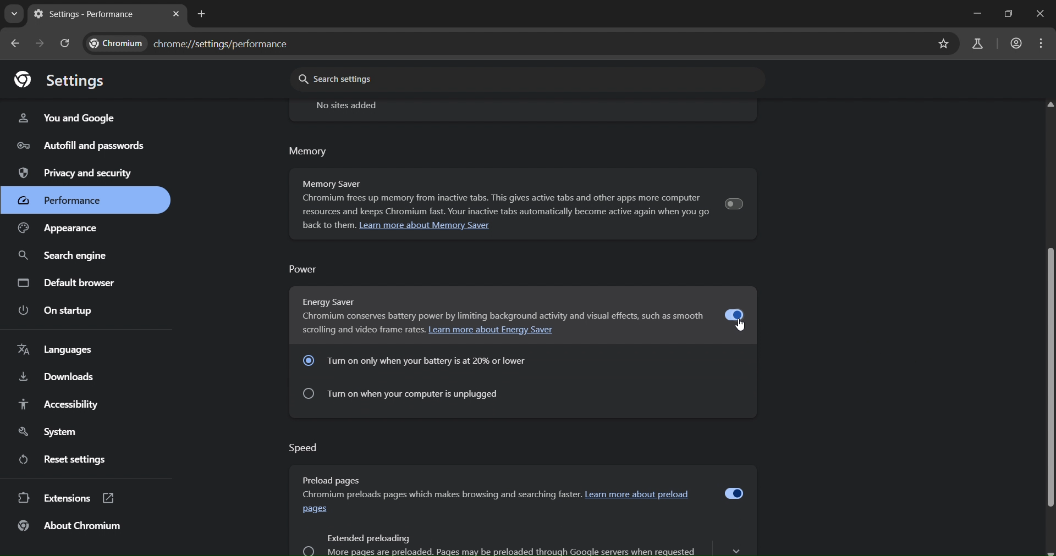 The image size is (1056, 556). What do you see at coordinates (733, 313) in the screenshot?
I see `toggle energy saver` at bounding box center [733, 313].